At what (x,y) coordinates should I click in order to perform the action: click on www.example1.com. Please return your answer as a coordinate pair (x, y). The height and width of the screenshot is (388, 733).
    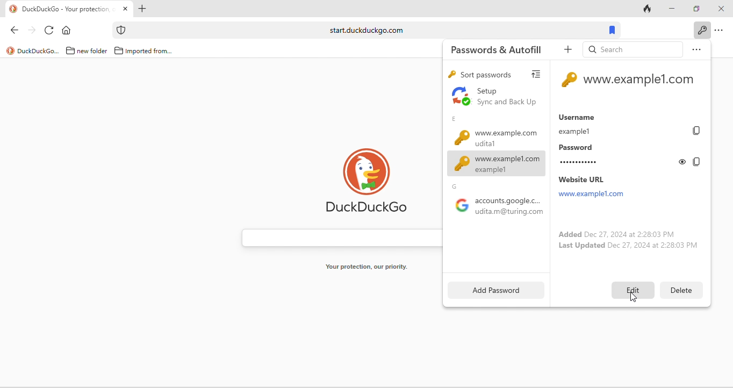
    Looking at the image, I should click on (590, 195).